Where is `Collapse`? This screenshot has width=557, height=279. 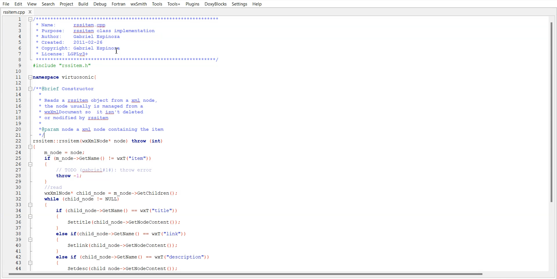 Collapse is located at coordinates (30, 19).